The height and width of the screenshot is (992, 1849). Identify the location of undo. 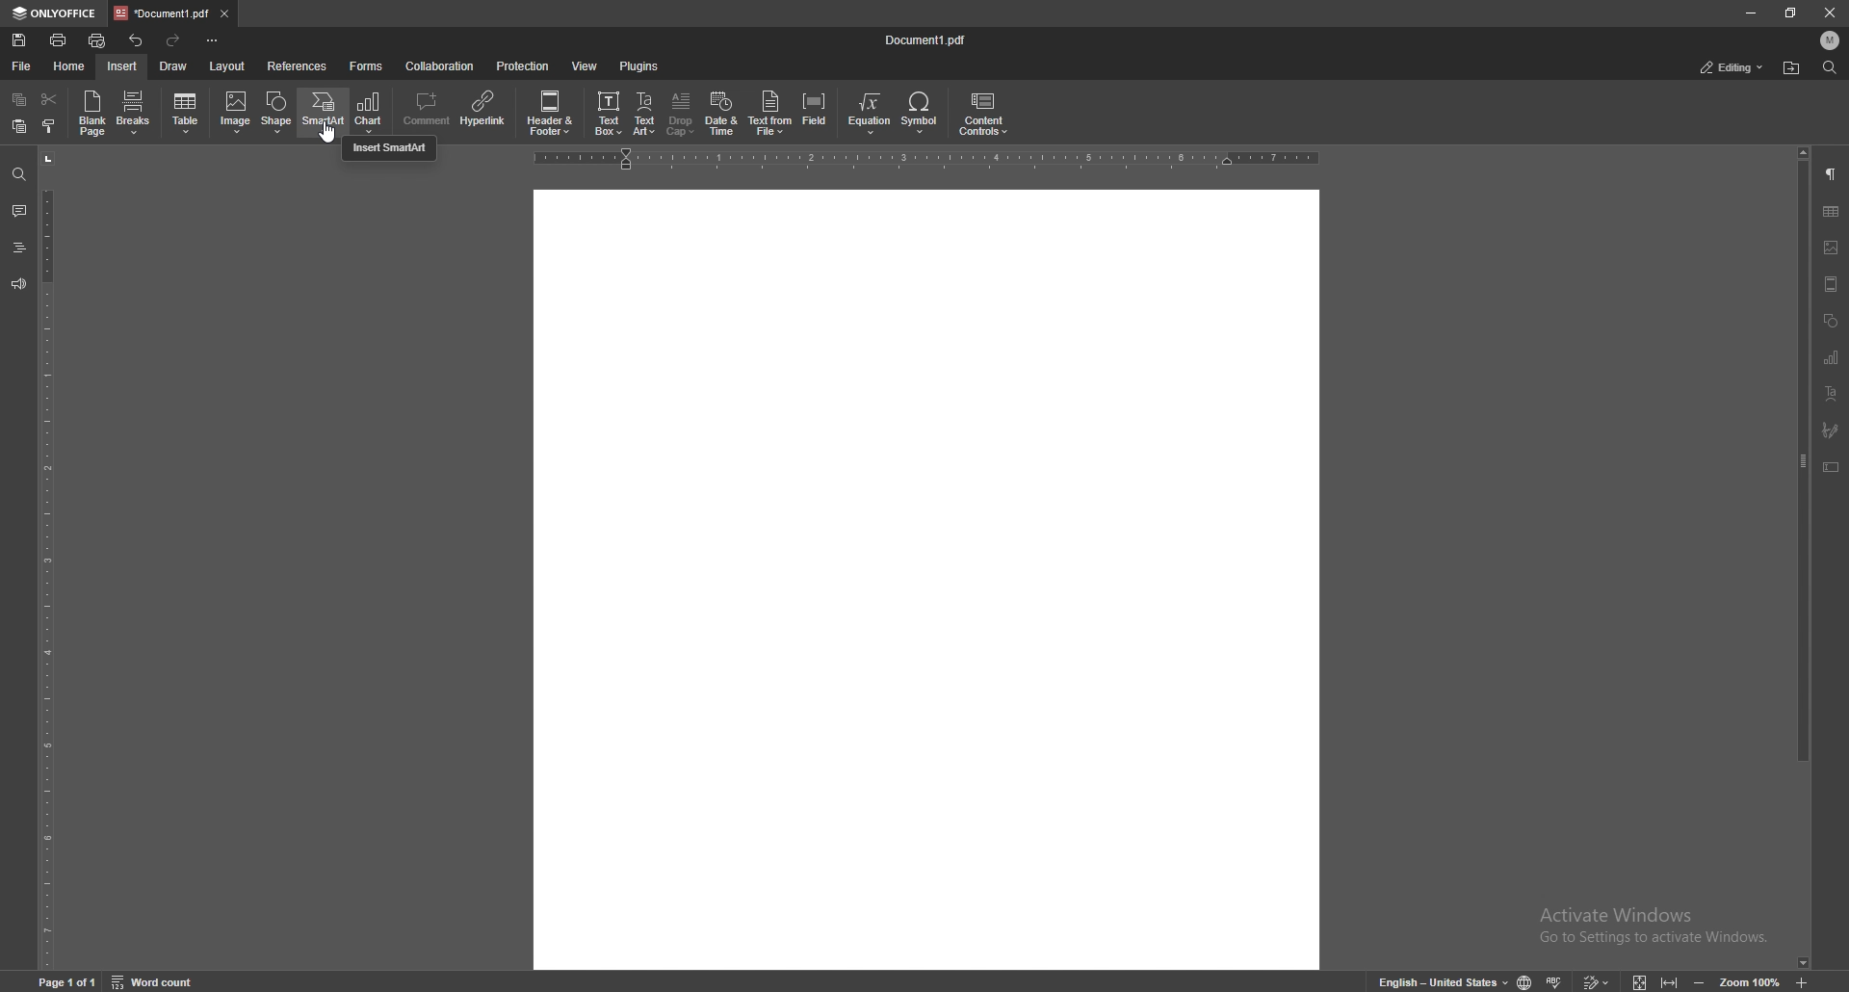
(137, 40).